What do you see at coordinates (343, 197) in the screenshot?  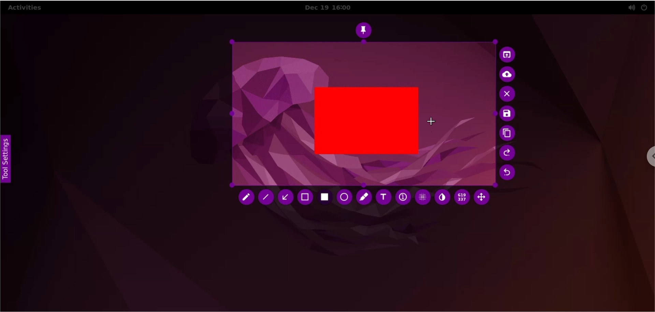 I see `ellipse` at bounding box center [343, 197].